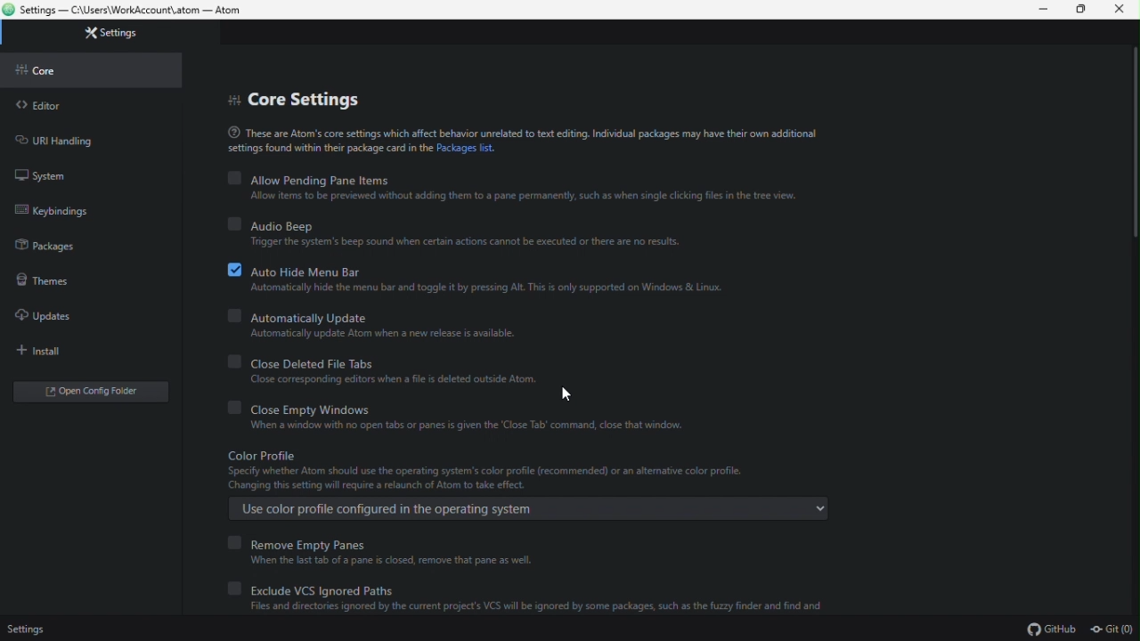 The height and width of the screenshot is (641, 1140). I want to click on system, so click(74, 173).